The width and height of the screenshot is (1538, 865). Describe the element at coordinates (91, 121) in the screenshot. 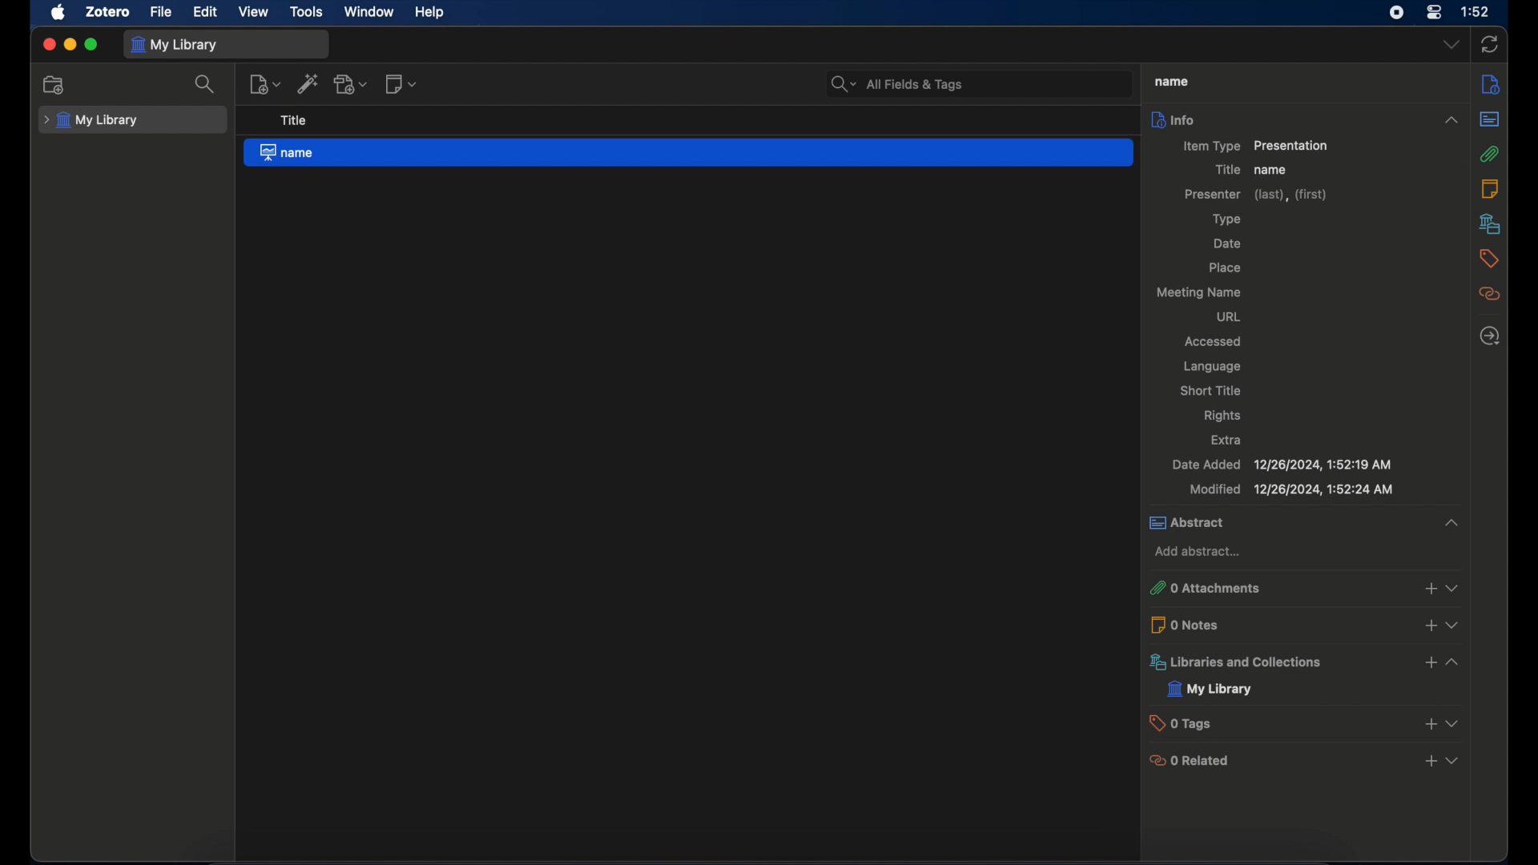

I see `my library` at that location.